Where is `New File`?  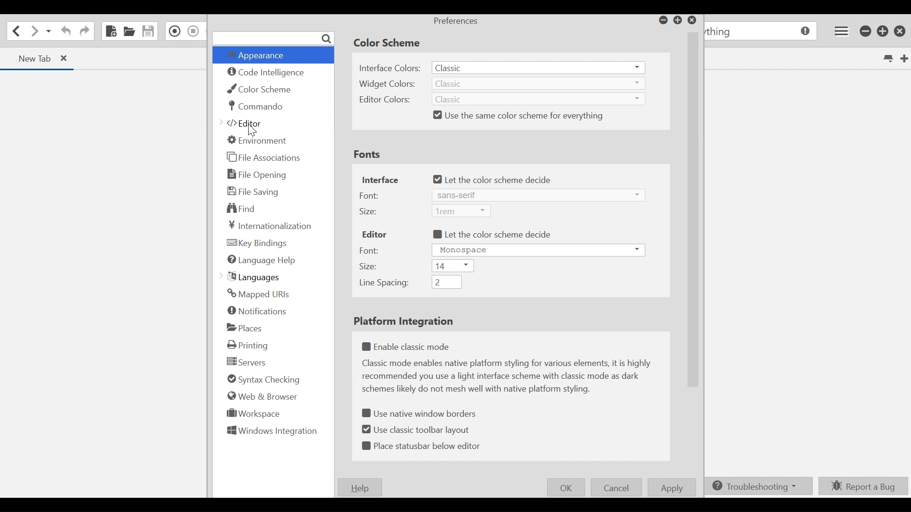 New File is located at coordinates (112, 31).